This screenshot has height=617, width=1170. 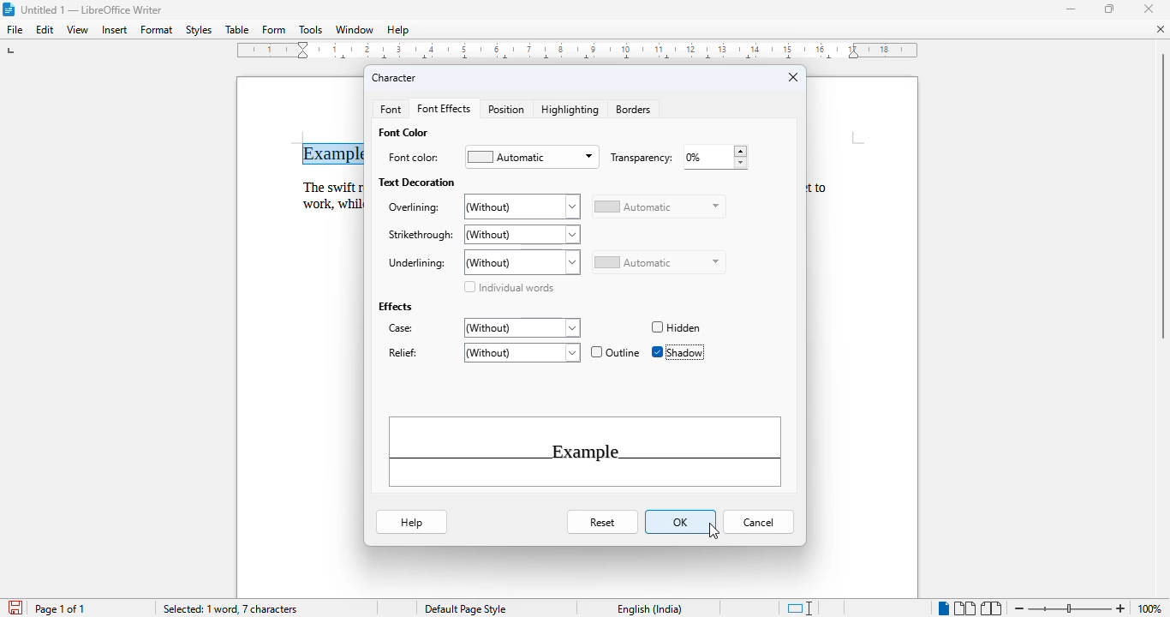 I want to click on shadow effect selected, so click(x=677, y=352).